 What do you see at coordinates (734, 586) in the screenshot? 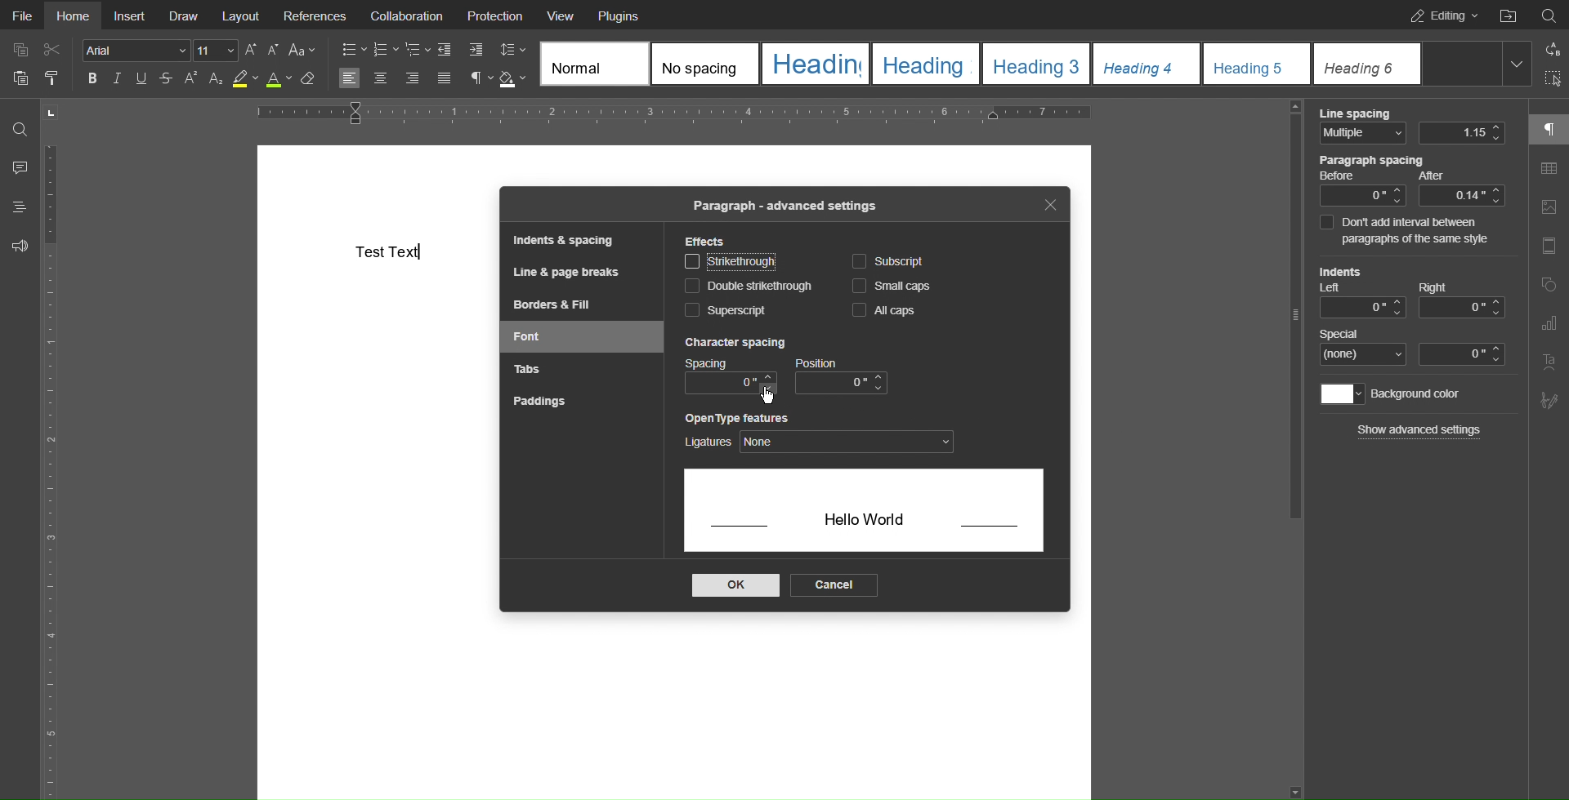
I see `OK` at bounding box center [734, 586].